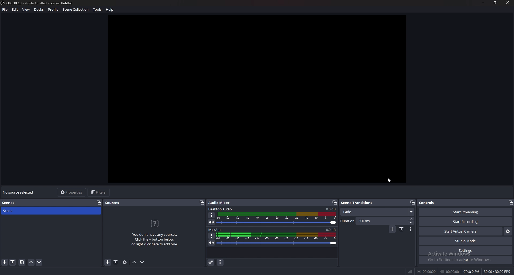  I want to click on fade, so click(377, 212).